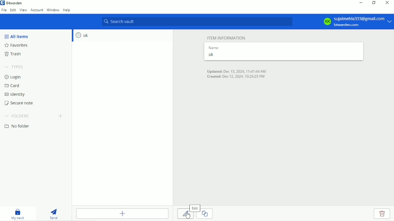  Describe the element at coordinates (53, 10) in the screenshot. I see `Window` at that location.